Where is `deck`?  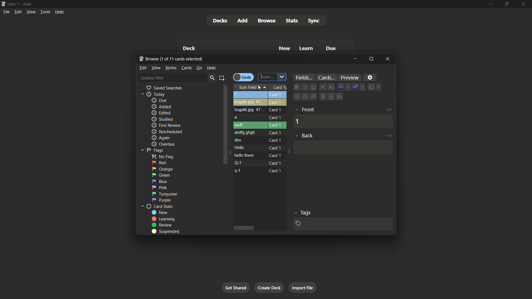
deck is located at coordinates (189, 48).